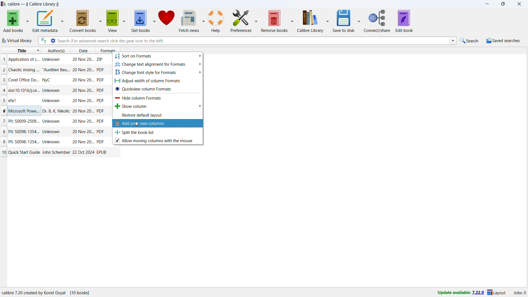 The width and height of the screenshot is (528, 297). Describe the element at coordinates (82, 50) in the screenshot. I see `date` at that location.